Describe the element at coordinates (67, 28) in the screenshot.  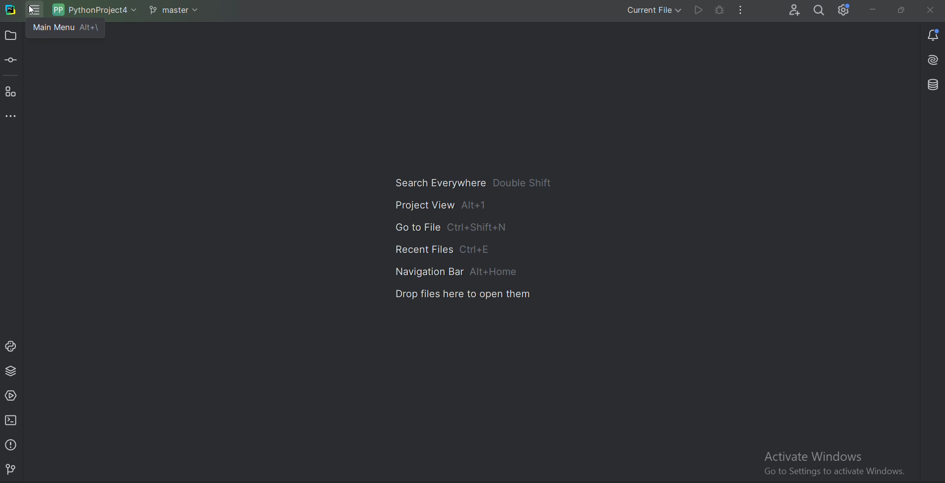
I see `main menu` at that location.